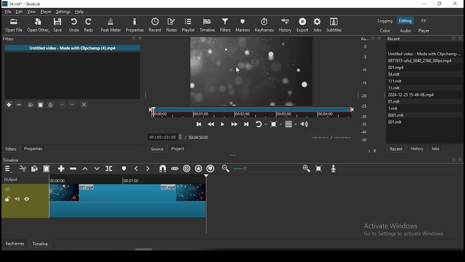 Image resolution: width=465 pixels, height=262 pixels. Describe the element at coordinates (39, 243) in the screenshot. I see `timeline` at that location.